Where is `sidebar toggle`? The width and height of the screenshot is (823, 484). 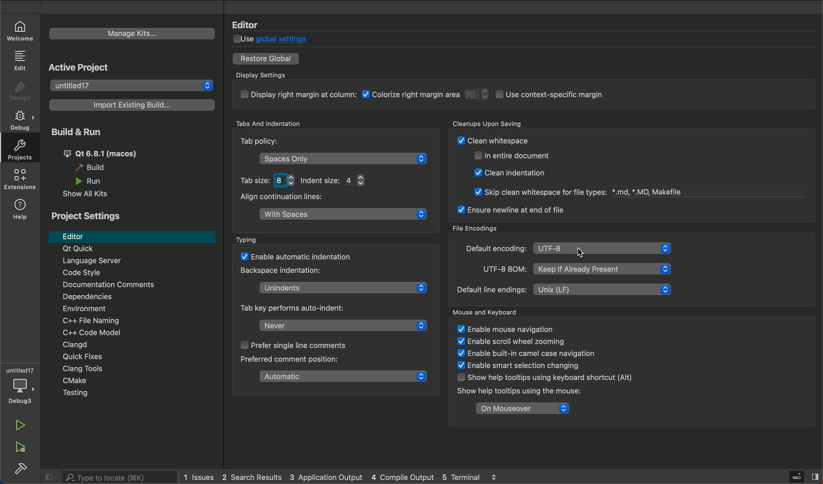
sidebar toggle is located at coordinates (804, 476).